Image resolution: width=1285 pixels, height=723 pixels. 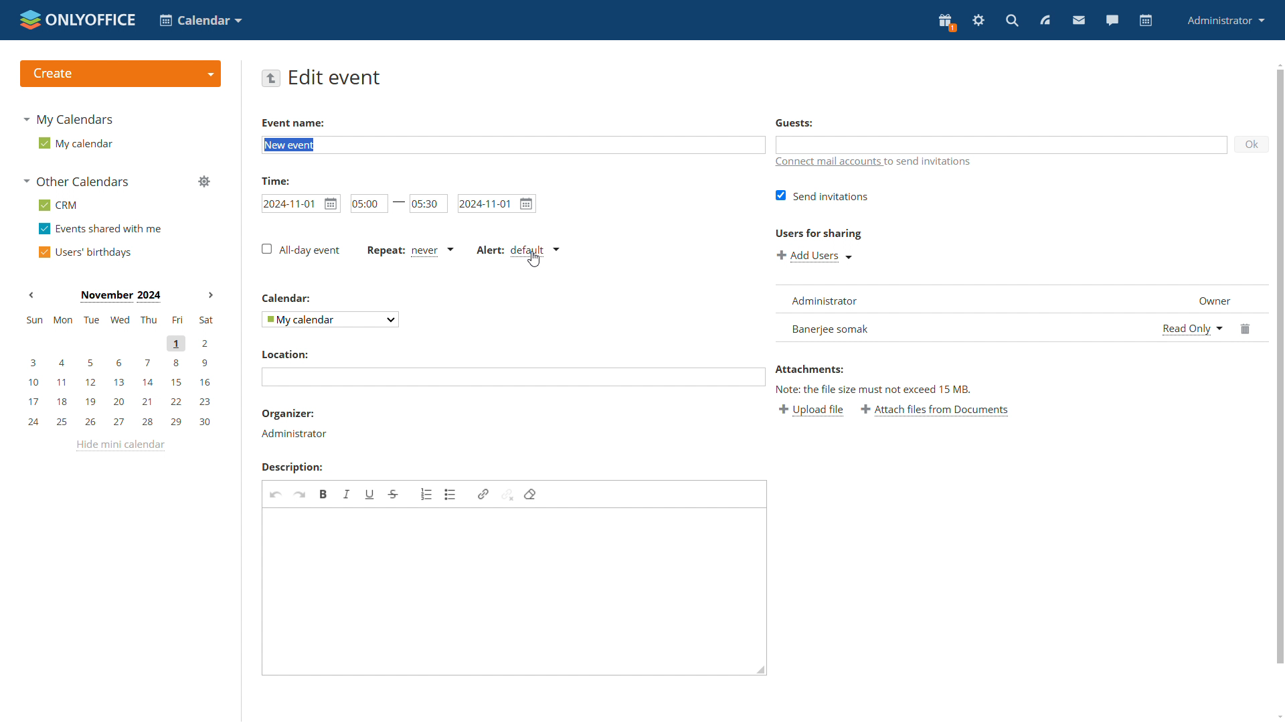 I want to click on link, so click(x=483, y=495).